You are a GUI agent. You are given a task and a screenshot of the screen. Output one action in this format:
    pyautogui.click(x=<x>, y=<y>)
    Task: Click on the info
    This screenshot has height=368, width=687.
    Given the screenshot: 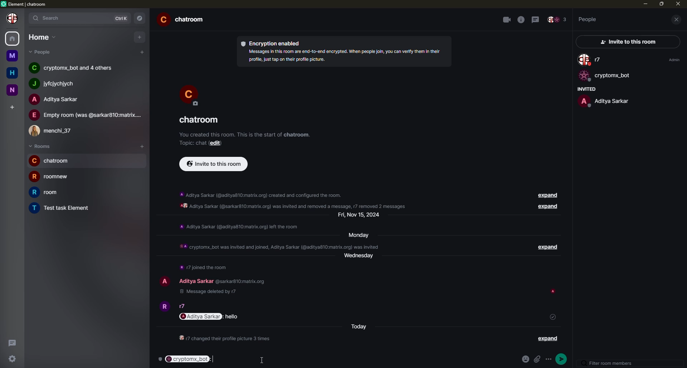 What is the action you would take?
    pyautogui.click(x=296, y=200)
    